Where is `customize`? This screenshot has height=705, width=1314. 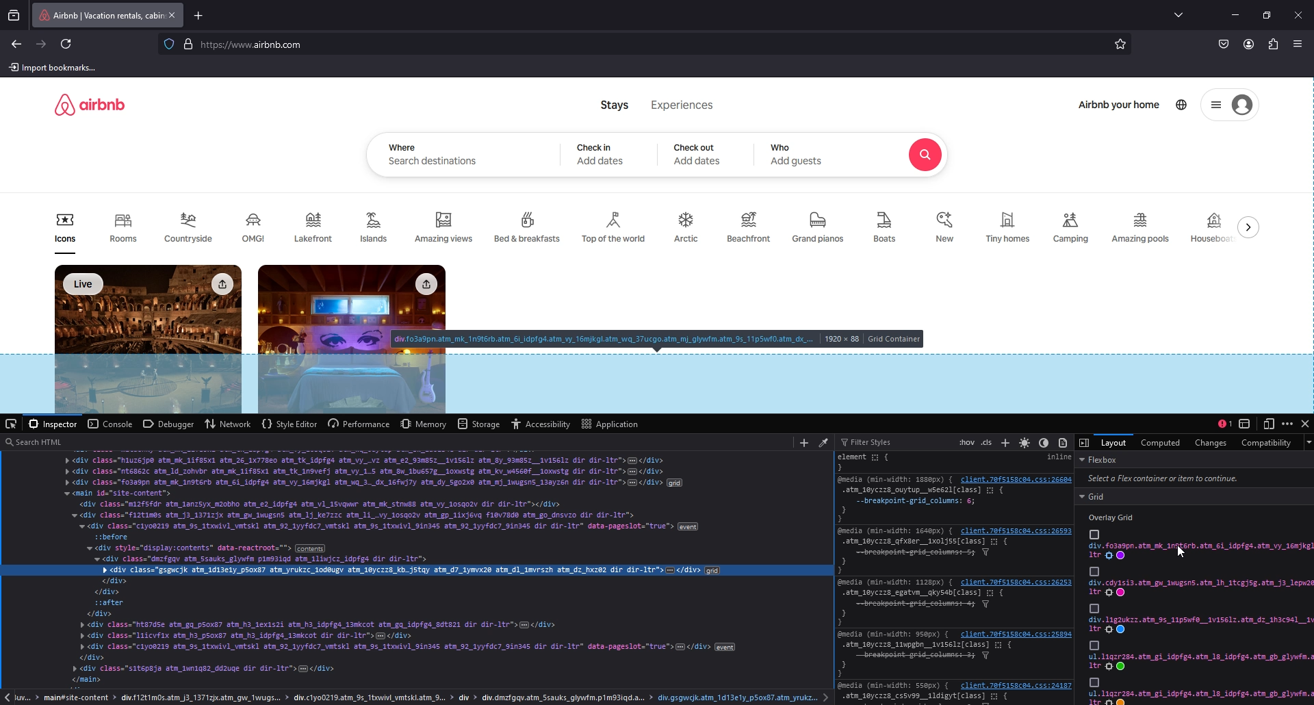 customize is located at coordinates (1289, 424).